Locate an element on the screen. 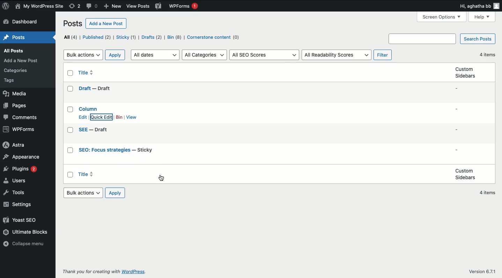  Title is located at coordinates (117, 153).